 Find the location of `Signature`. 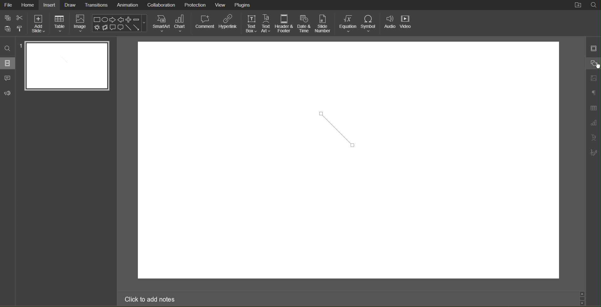

Signature is located at coordinates (594, 153).